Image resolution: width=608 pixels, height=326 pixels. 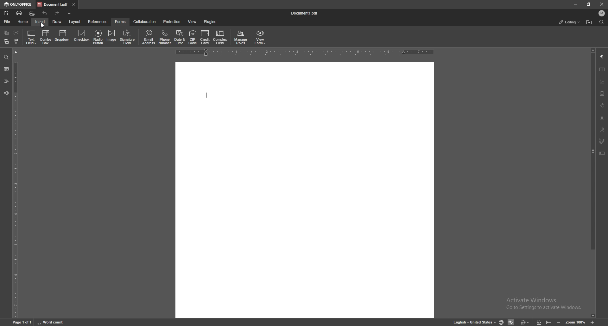 What do you see at coordinates (6, 93) in the screenshot?
I see `feedback` at bounding box center [6, 93].